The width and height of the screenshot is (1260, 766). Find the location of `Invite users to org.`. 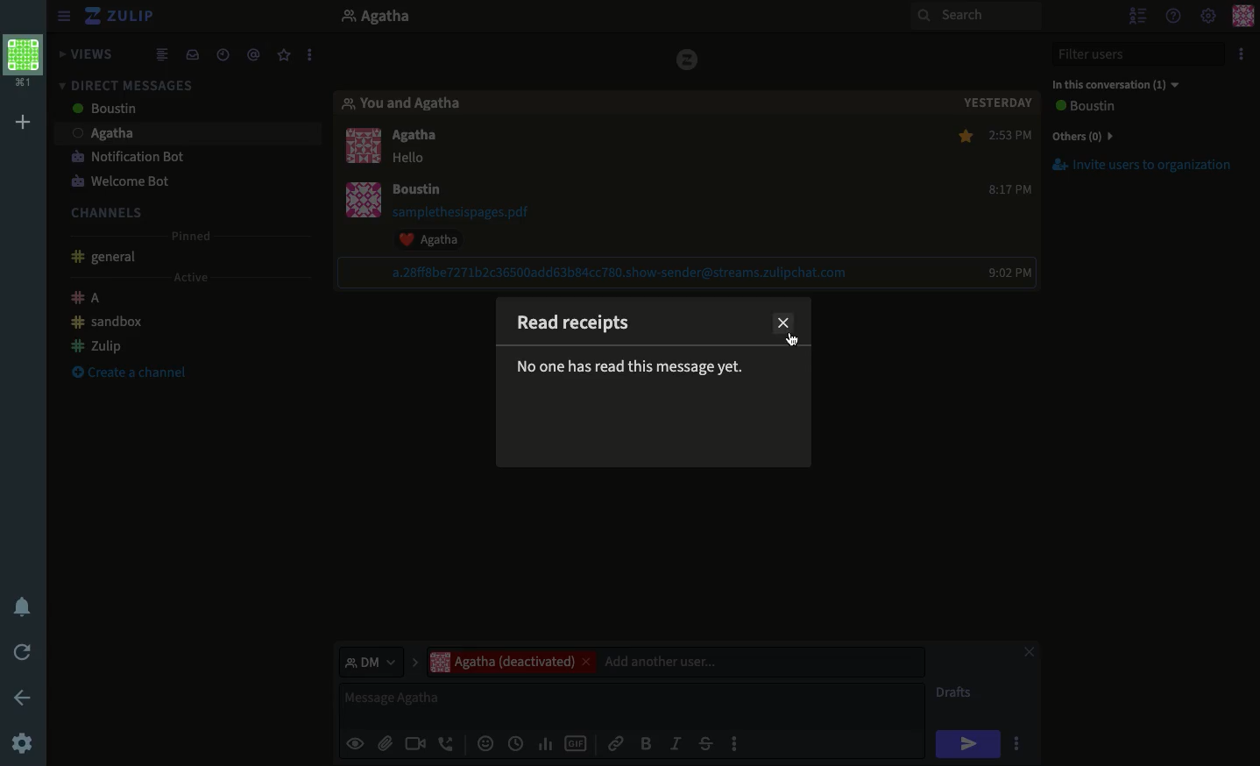

Invite users to org. is located at coordinates (1145, 133).